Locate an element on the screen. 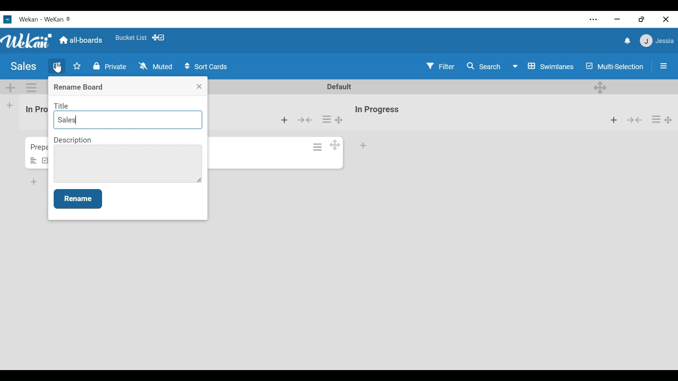  Sort cards is located at coordinates (206, 67).